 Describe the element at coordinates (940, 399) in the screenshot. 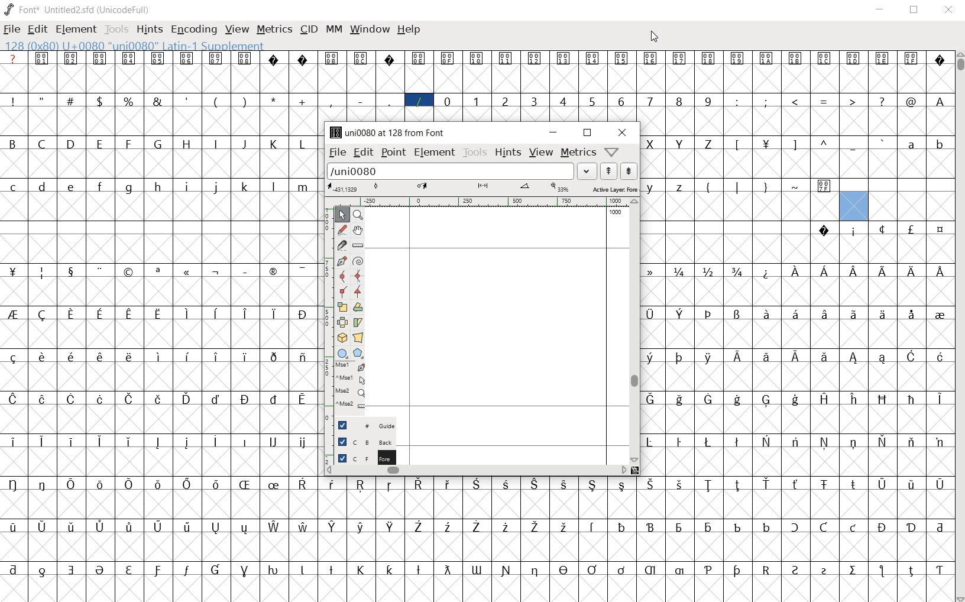

I see `glyph` at that location.